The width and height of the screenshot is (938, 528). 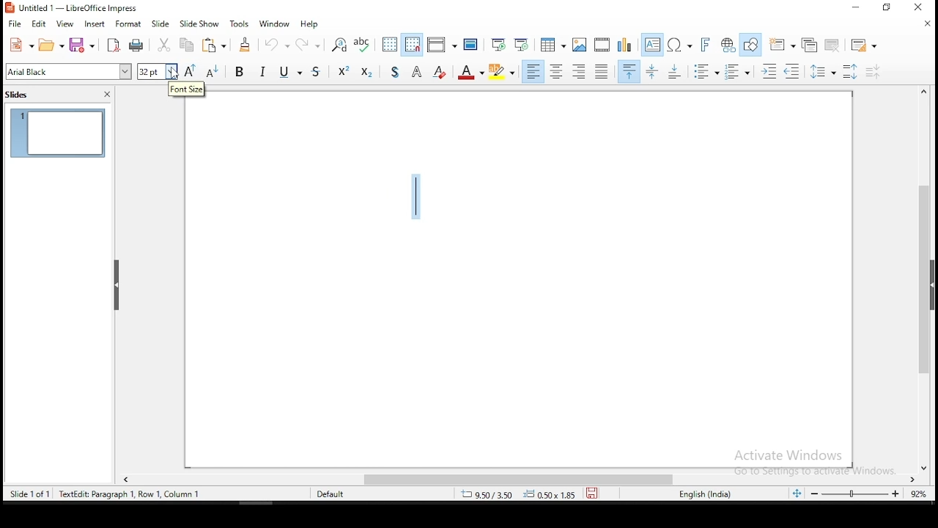 What do you see at coordinates (58, 133) in the screenshot?
I see `slide 1` at bounding box center [58, 133].